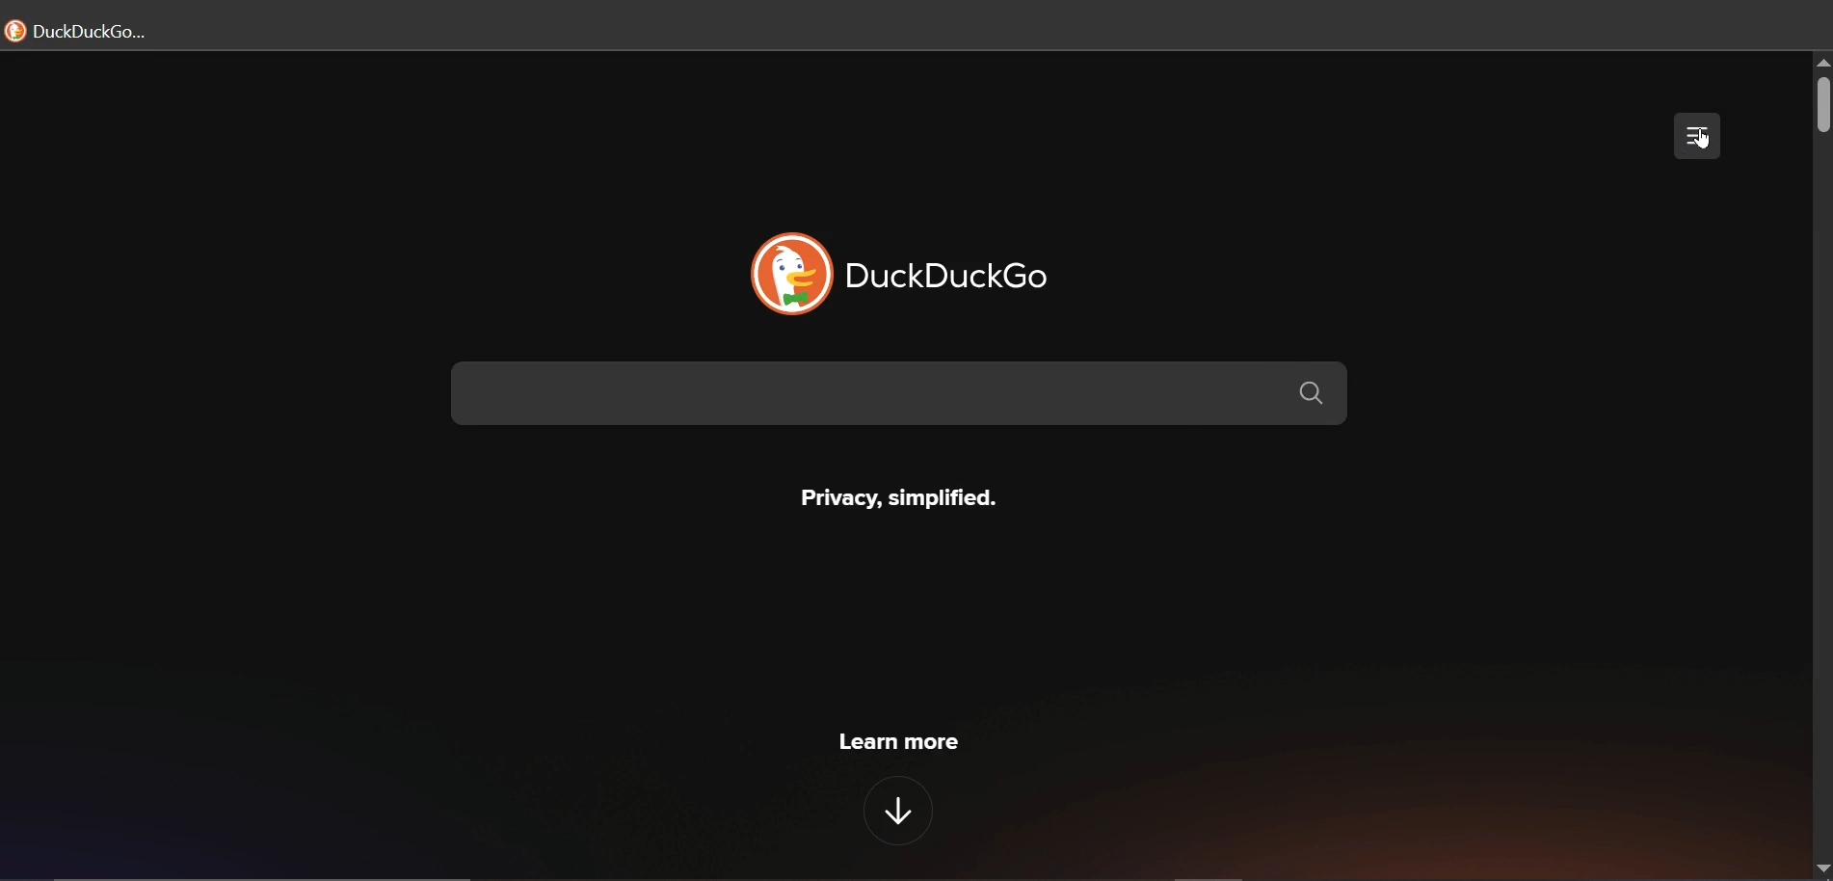 The width and height of the screenshot is (1833, 881). I want to click on learn more, so click(895, 742).